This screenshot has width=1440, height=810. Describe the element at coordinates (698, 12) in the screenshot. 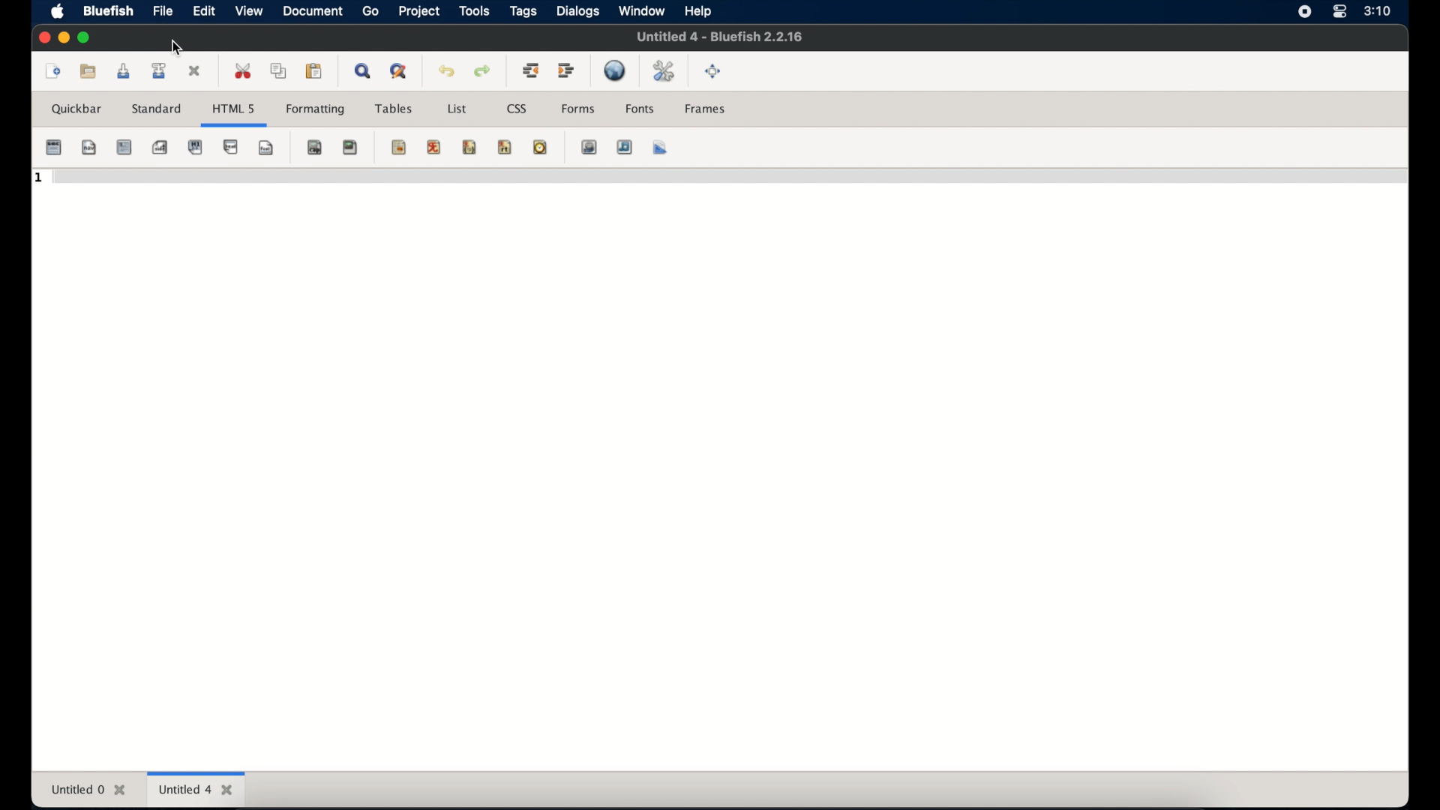

I see `help` at that location.